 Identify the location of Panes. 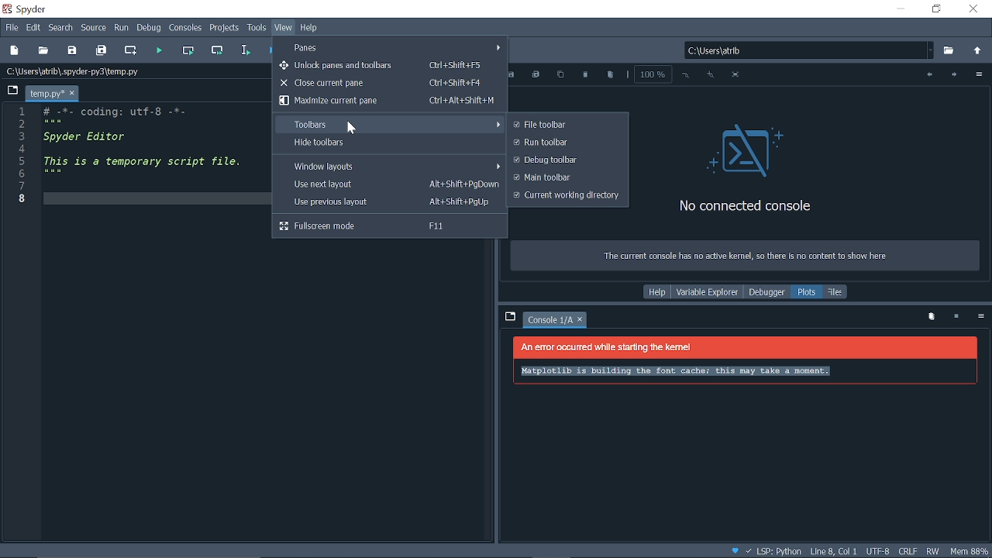
(396, 46).